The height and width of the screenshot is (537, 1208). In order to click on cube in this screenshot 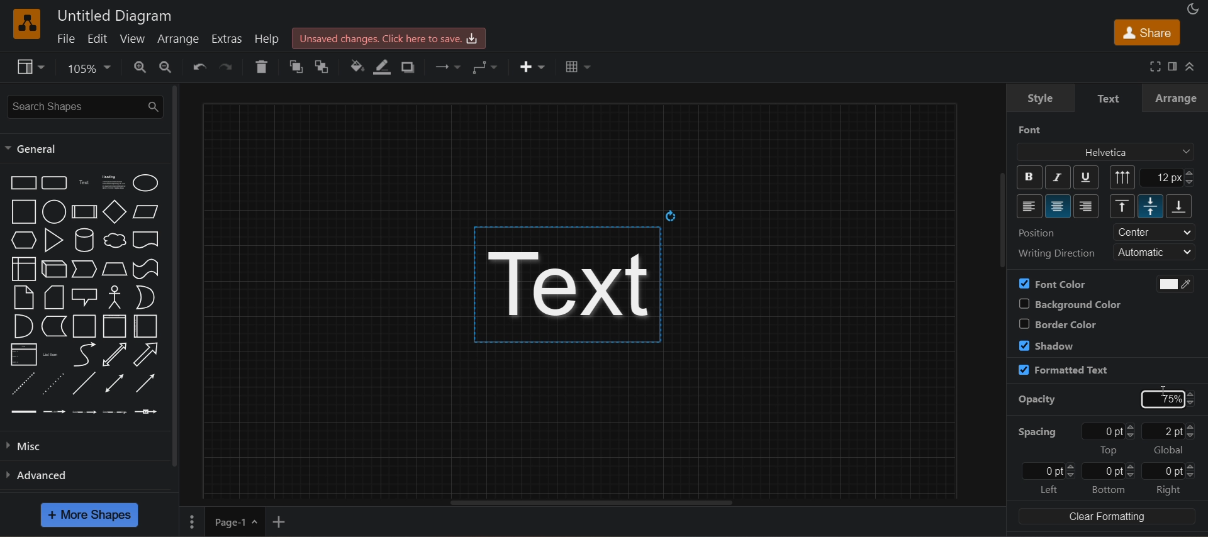, I will do `click(55, 269)`.